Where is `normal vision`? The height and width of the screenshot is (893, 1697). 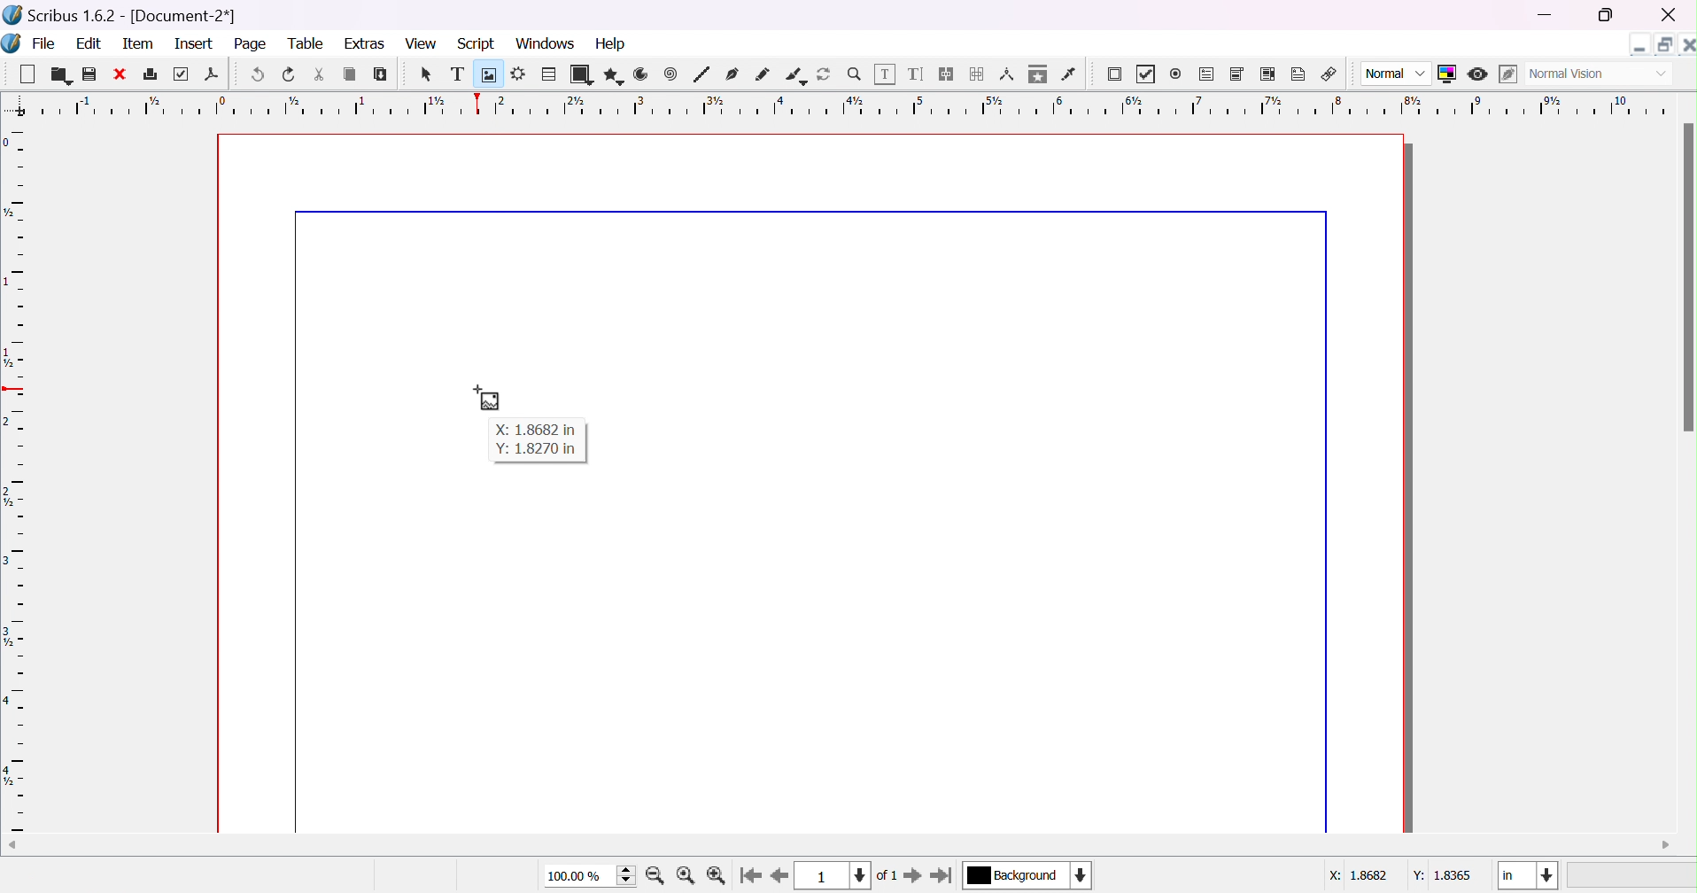 normal vision is located at coordinates (1598, 74).